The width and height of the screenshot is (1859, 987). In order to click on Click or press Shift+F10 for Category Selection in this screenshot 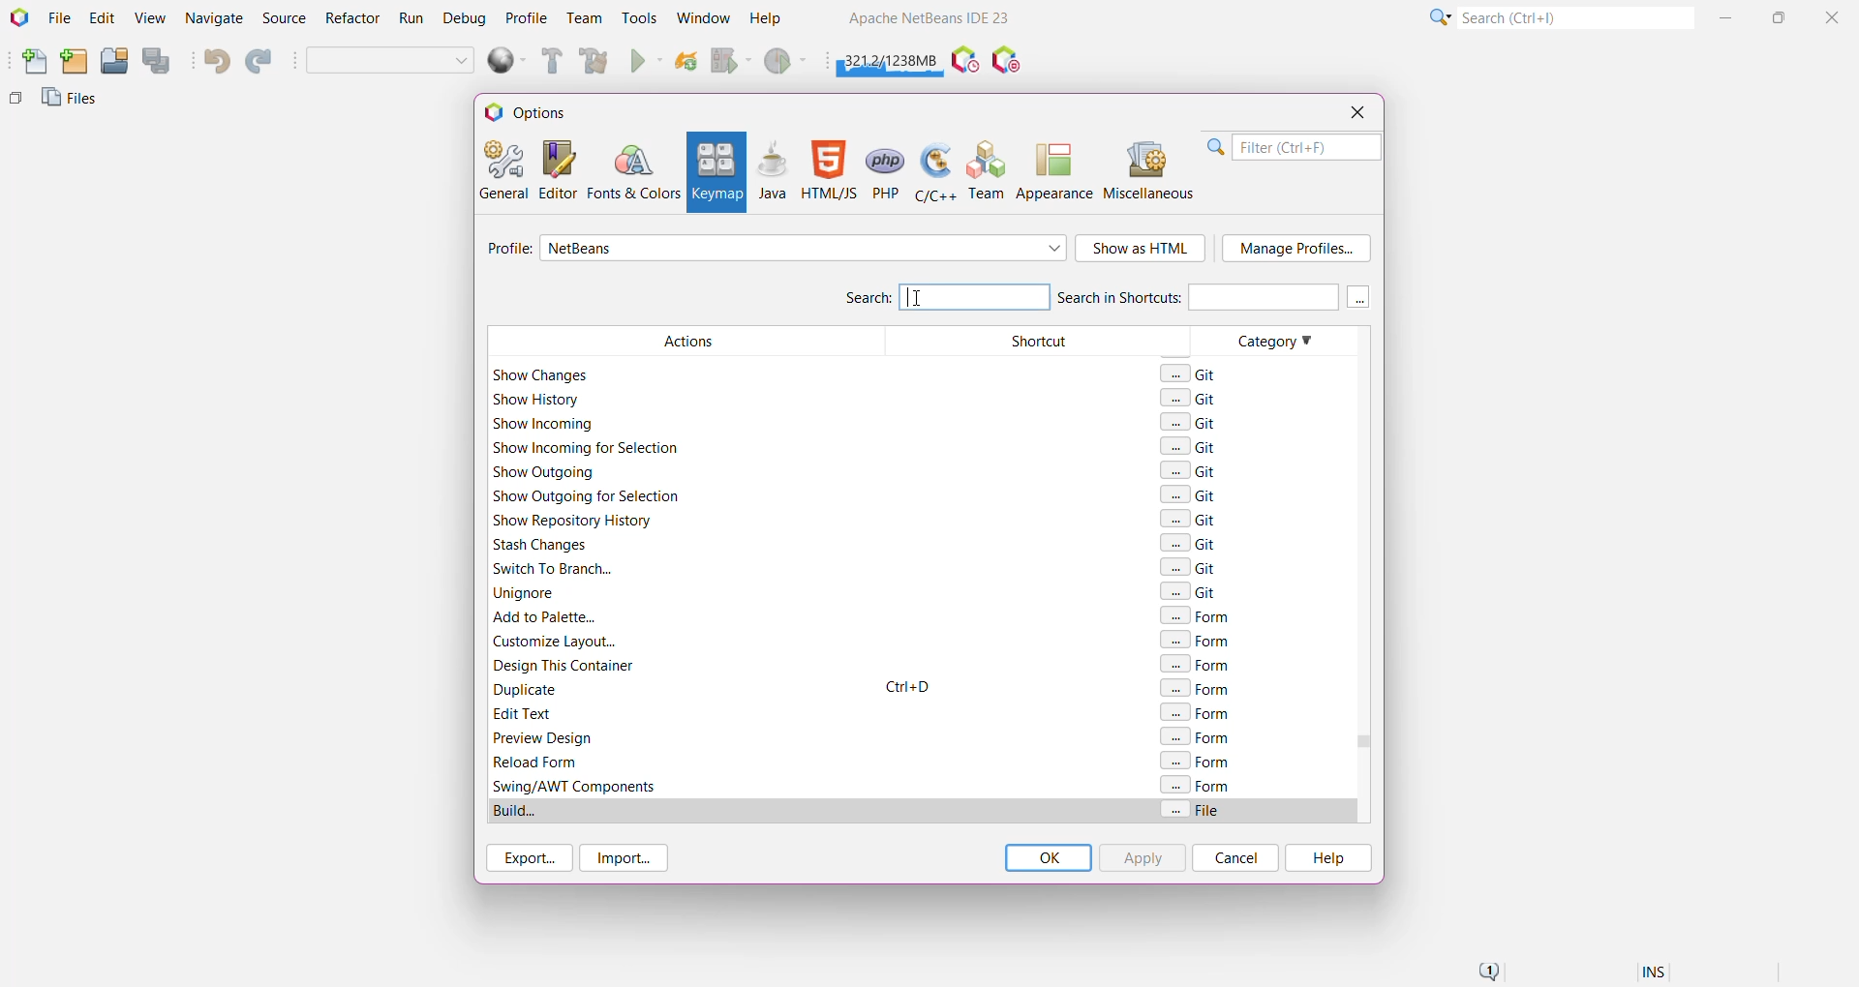, I will do `click(1438, 16)`.